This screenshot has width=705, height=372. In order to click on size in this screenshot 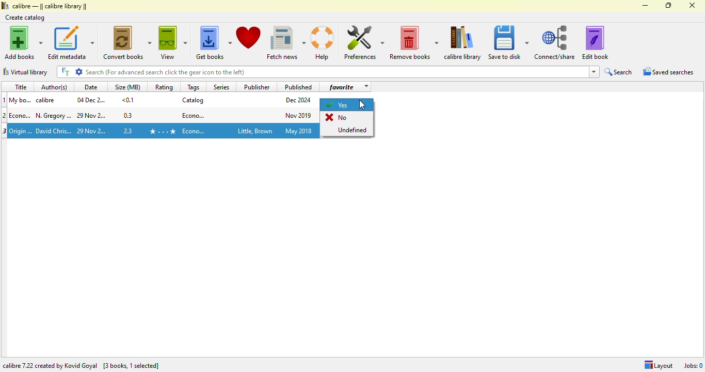, I will do `click(129, 130)`.